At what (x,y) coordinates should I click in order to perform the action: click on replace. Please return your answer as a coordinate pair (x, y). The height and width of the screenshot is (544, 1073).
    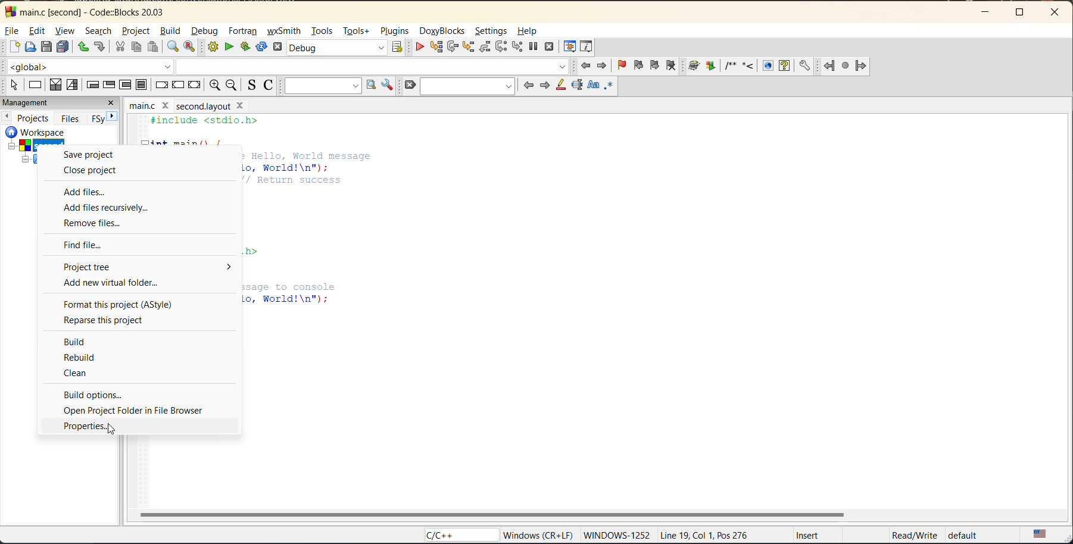
    Looking at the image, I should click on (190, 46).